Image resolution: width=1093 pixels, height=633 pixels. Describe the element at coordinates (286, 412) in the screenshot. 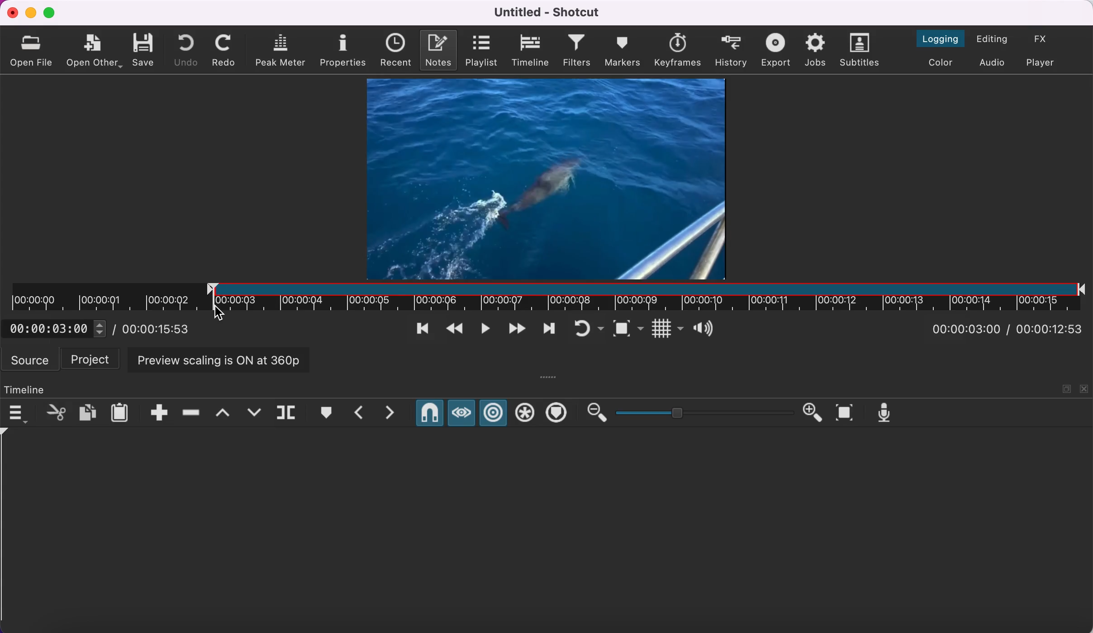

I see `split at playhead` at that location.